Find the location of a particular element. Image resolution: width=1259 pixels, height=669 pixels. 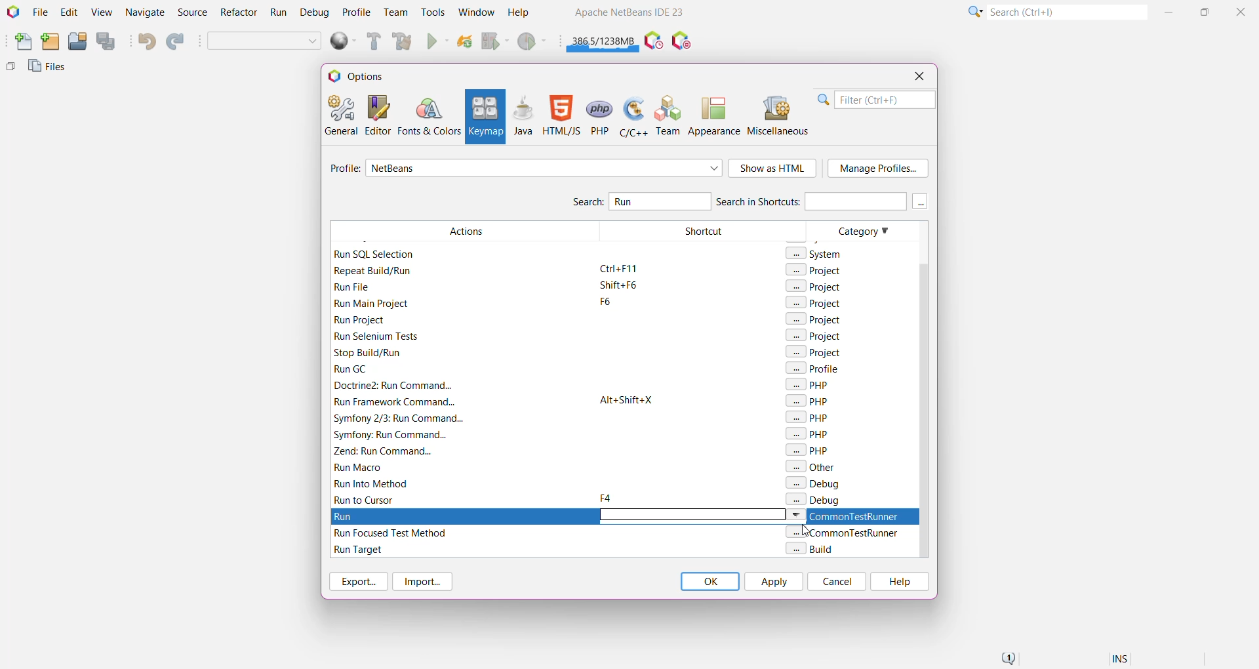

HTML/JS is located at coordinates (561, 115).